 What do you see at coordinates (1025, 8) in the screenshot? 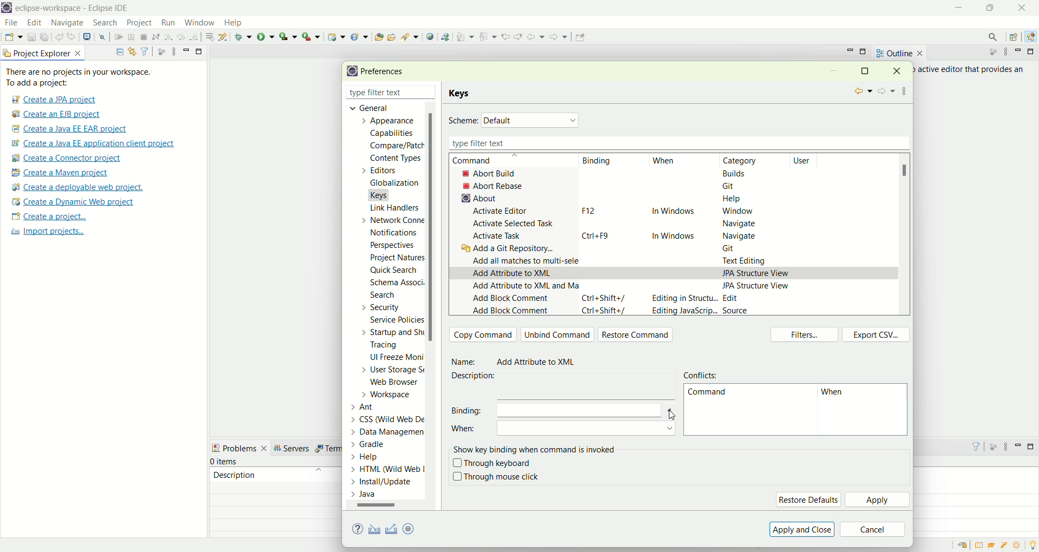
I see `close` at bounding box center [1025, 8].